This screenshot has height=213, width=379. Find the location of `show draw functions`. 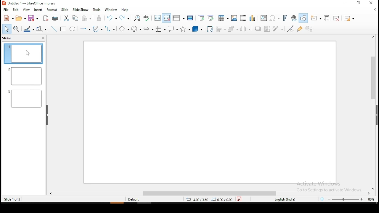

show draw functions is located at coordinates (303, 18).